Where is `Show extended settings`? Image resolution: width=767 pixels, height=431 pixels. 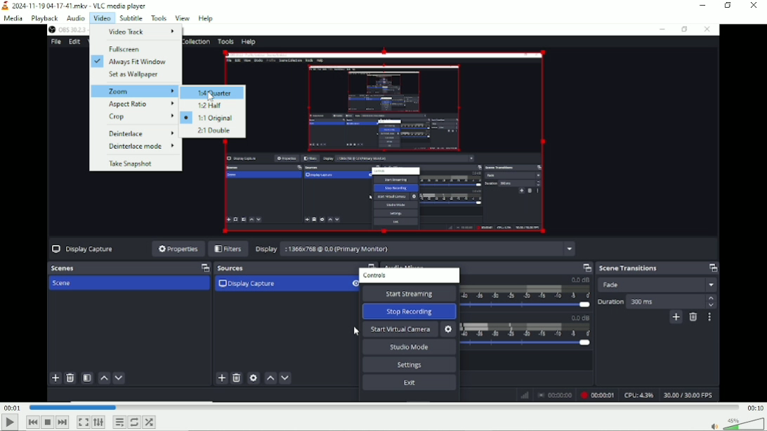
Show extended settings is located at coordinates (98, 423).